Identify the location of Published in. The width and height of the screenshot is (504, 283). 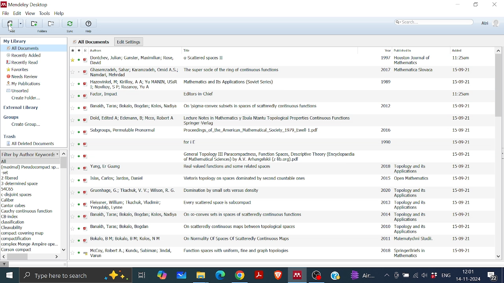
(411, 253).